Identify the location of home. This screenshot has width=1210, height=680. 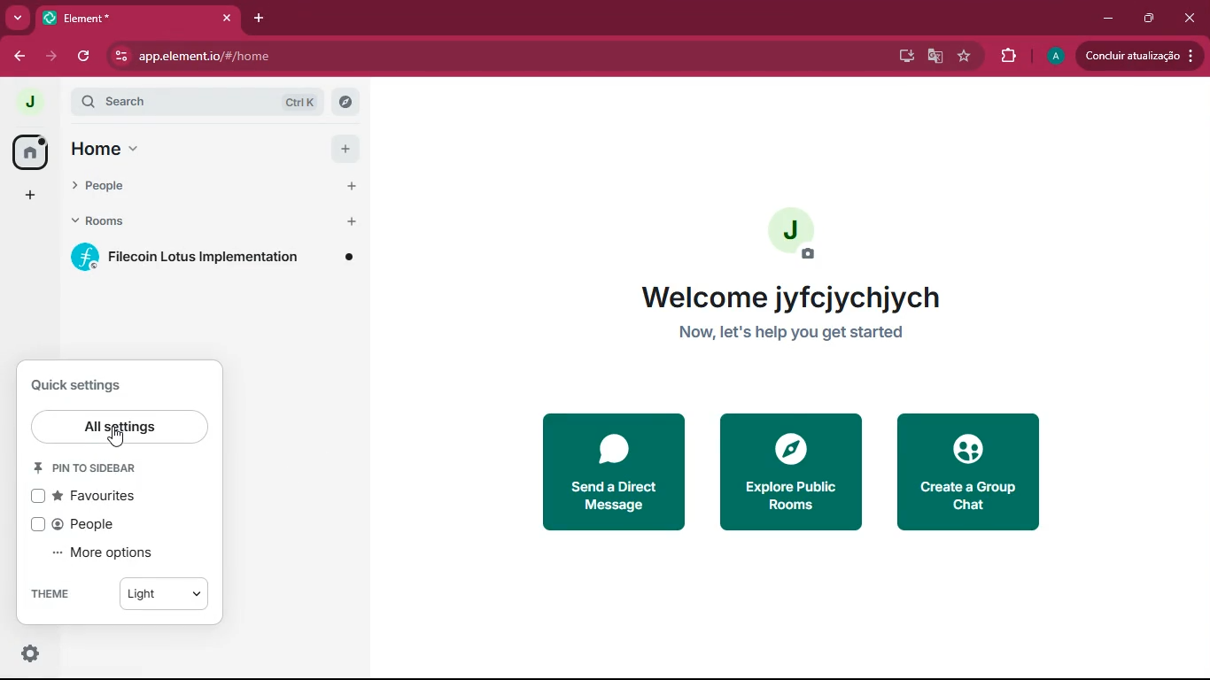
(155, 150).